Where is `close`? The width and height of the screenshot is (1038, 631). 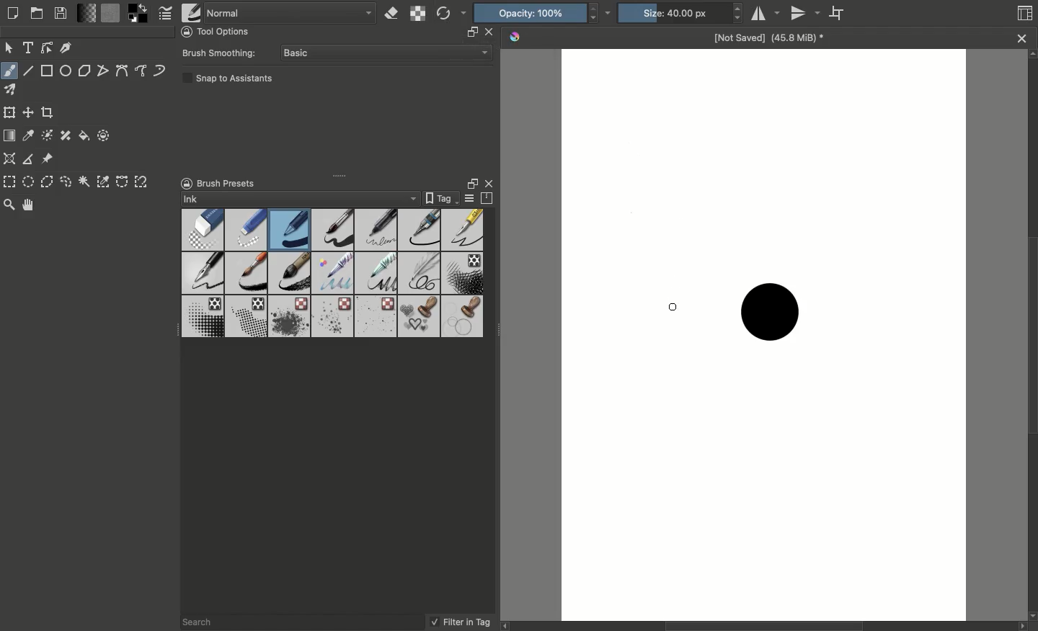 close is located at coordinates (489, 32).